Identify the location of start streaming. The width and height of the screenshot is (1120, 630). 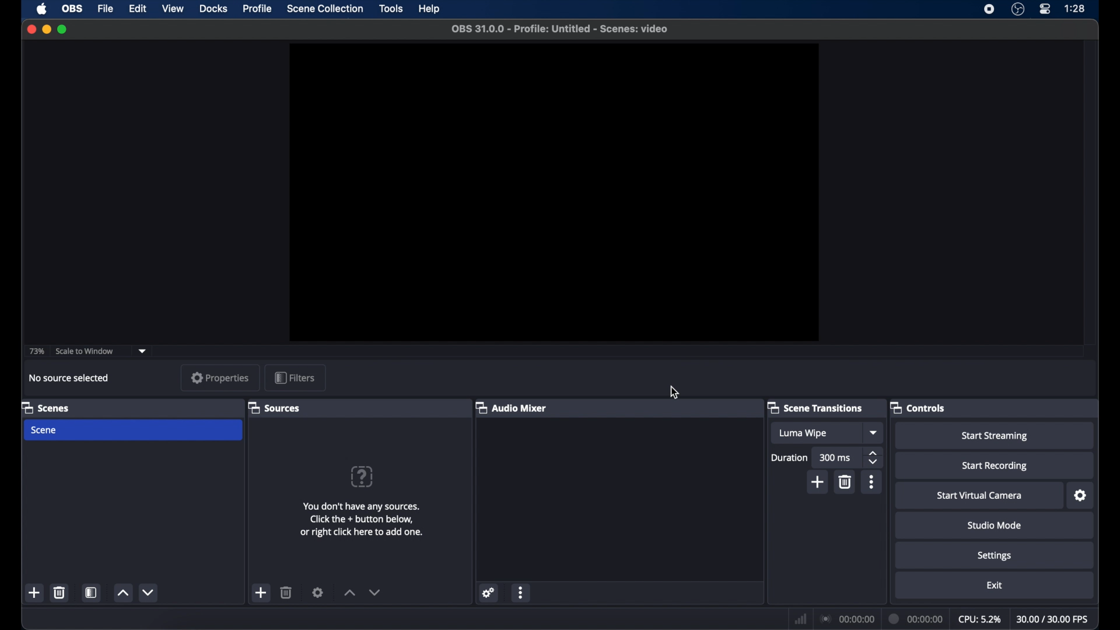
(995, 435).